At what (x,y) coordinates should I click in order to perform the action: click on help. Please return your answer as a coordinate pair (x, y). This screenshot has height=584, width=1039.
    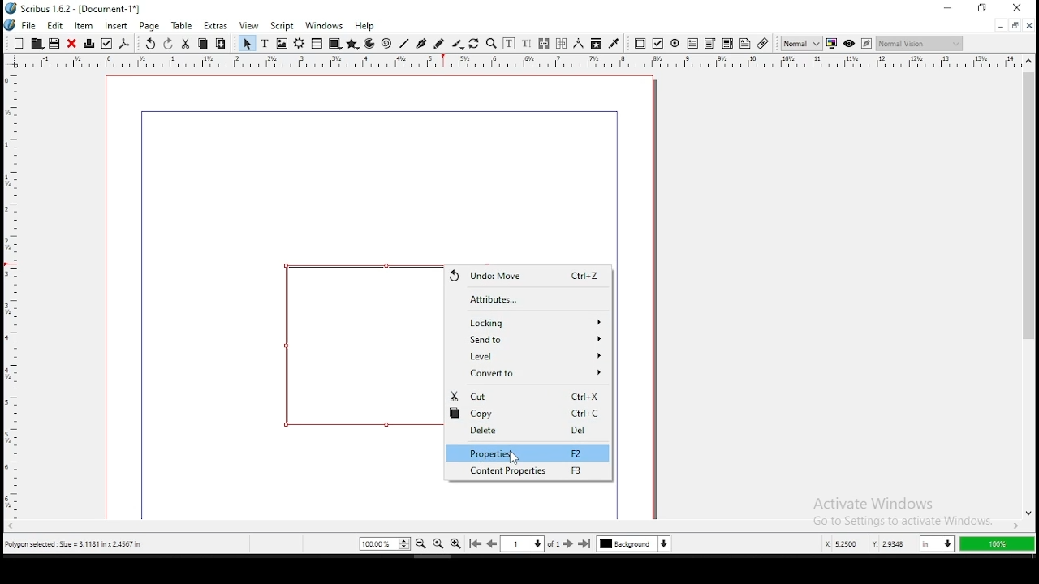
    Looking at the image, I should click on (364, 26).